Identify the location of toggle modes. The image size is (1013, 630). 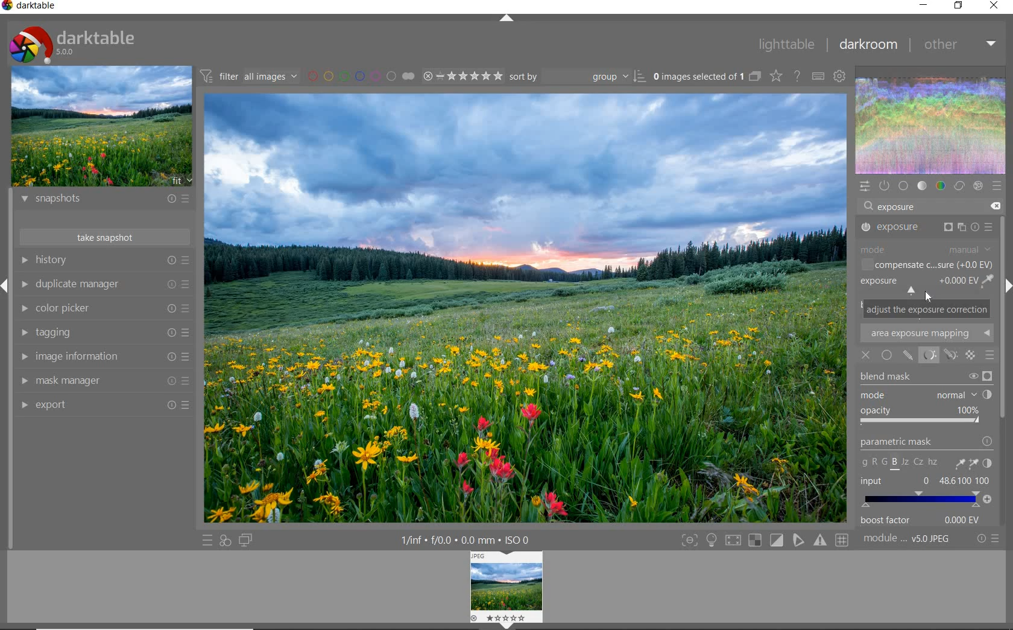
(765, 541).